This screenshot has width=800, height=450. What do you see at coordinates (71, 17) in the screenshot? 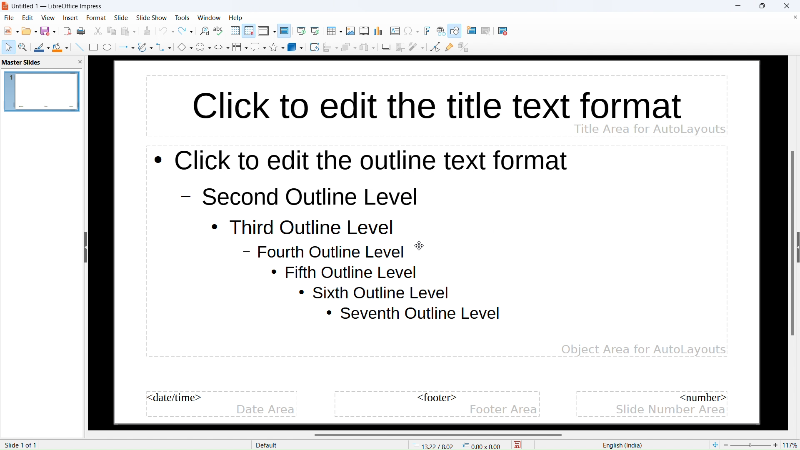
I see `insert` at bounding box center [71, 17].